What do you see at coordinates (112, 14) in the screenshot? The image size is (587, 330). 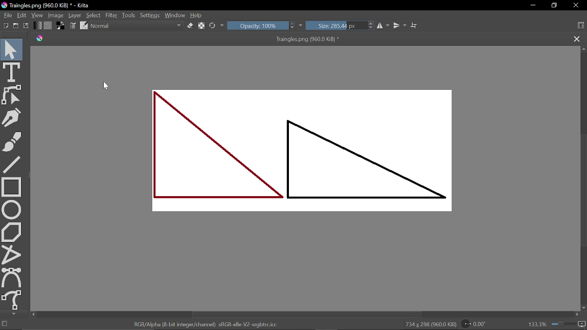 I see `Filter` at bounding box center [112, 14].